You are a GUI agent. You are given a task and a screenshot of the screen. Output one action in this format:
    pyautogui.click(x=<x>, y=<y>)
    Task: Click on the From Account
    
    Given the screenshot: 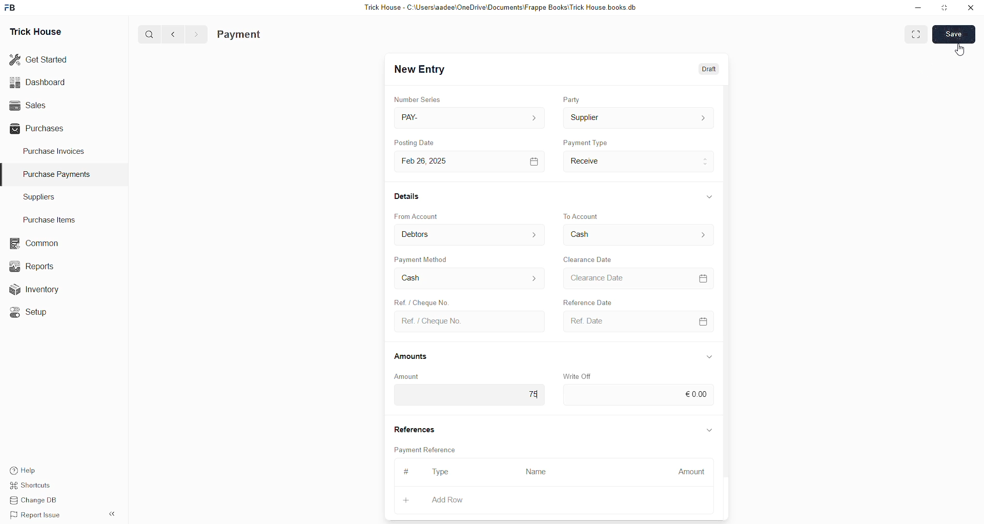 What is the action you would take?
    pyautogui.click(x=418, y=215)
    